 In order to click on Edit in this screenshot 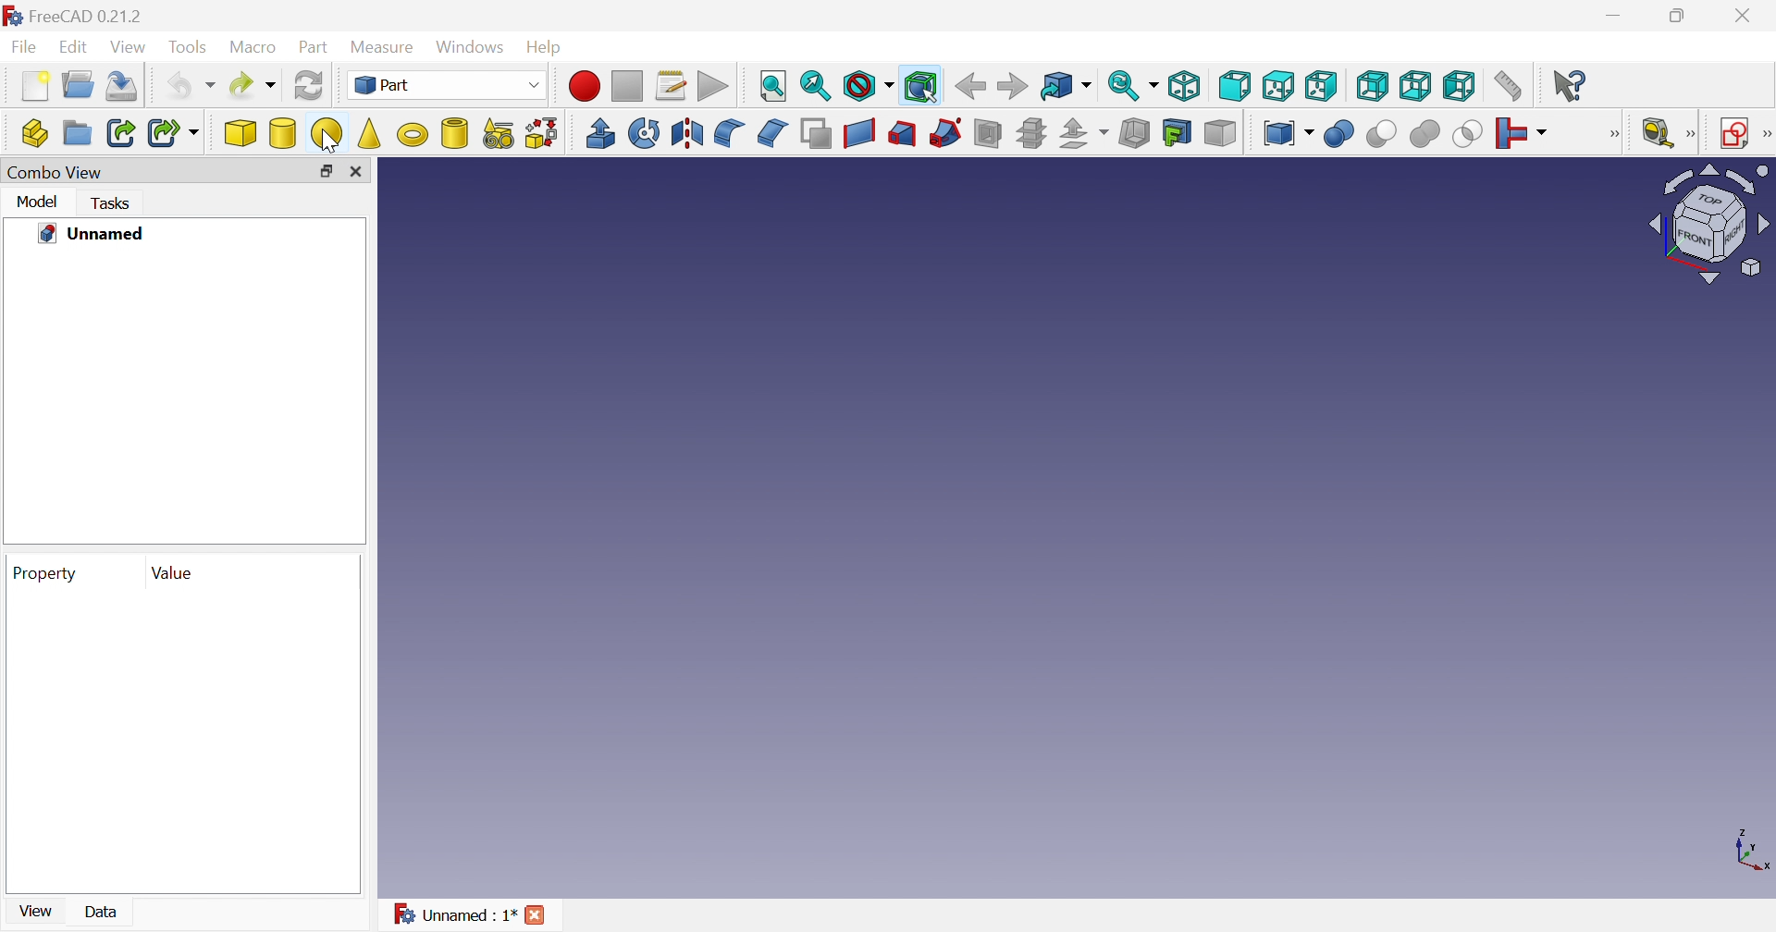, I will do `click(75, 46)`.